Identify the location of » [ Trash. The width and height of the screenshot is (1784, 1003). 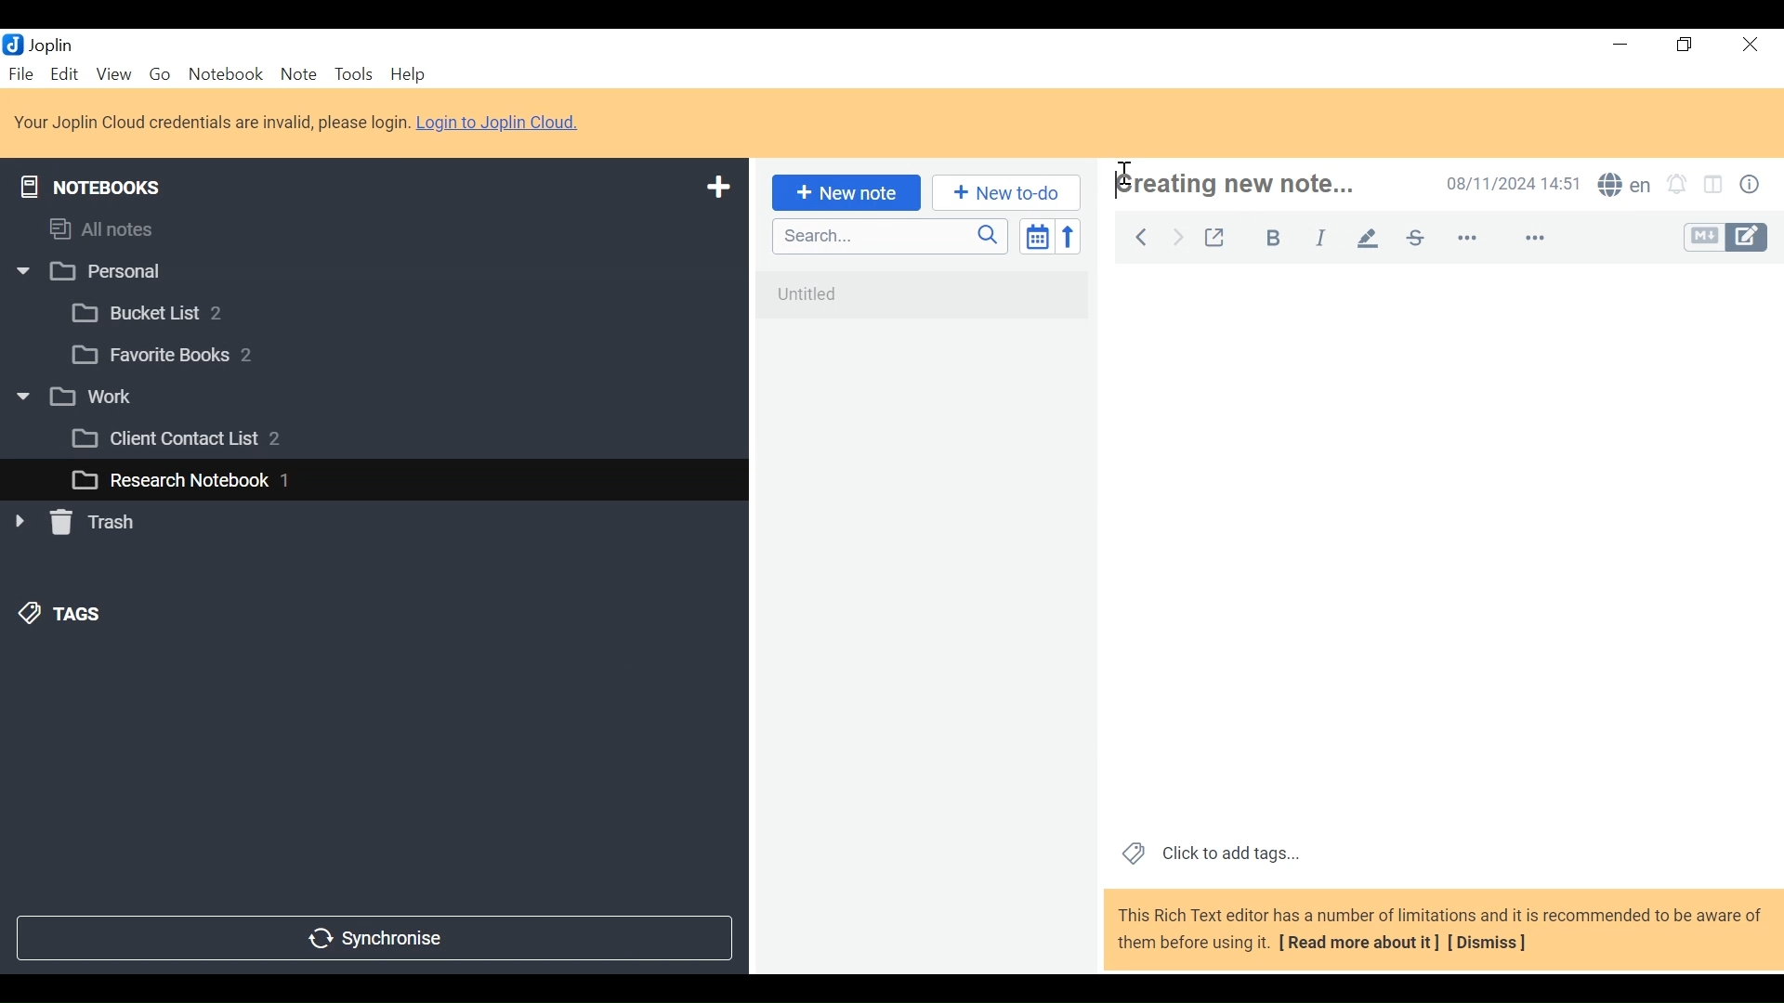
(98, 522).